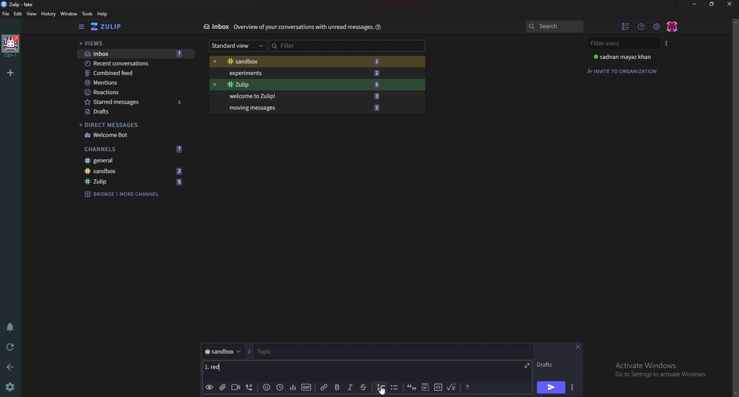  Describe the element at coordinates (336, 387) in the screenshot. I see `bold` at that location.